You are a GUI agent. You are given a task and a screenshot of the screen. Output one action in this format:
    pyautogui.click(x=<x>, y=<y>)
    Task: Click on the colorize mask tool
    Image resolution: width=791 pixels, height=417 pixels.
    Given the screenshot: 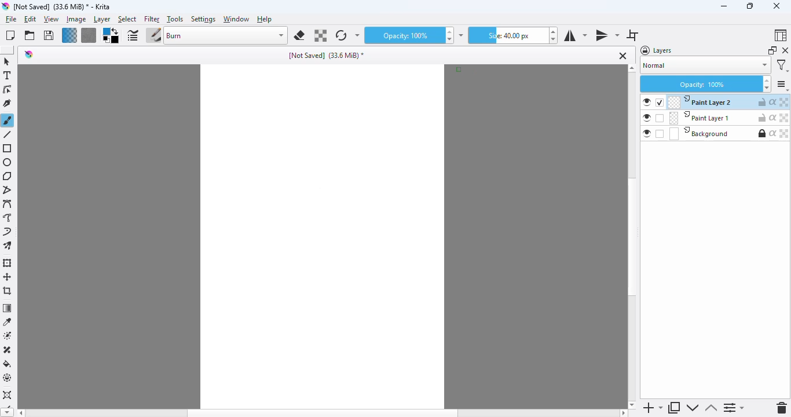 What is the action you would take?
    pyautogui.click(x=9, y=335)
    